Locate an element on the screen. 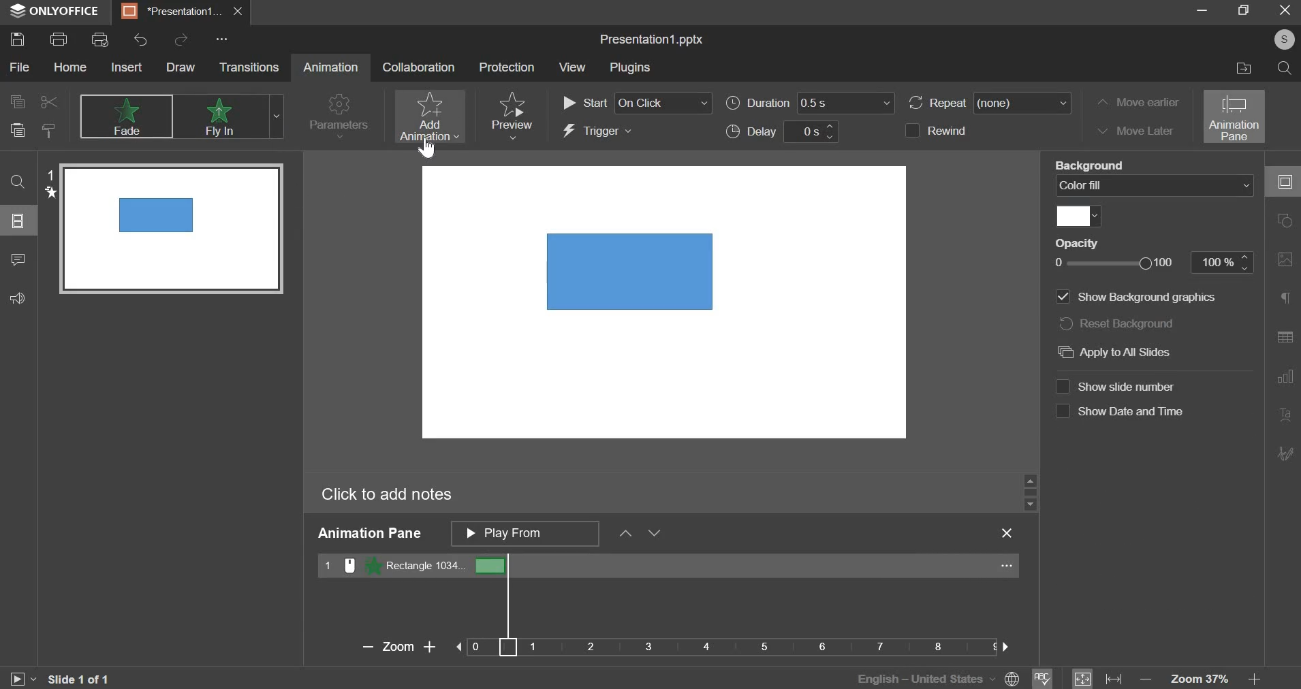 This screenshot has height=689, width=1301. onlyoffice is located at coordinates (54, 12).